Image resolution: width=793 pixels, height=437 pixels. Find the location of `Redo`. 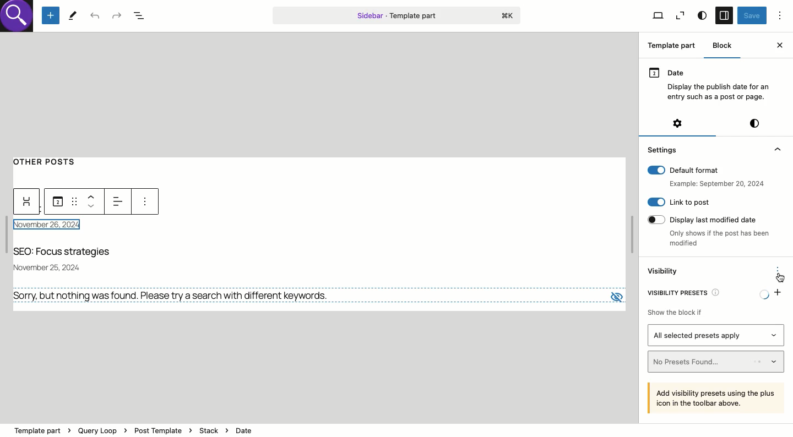

Redo is located at coordinates (116, 15).